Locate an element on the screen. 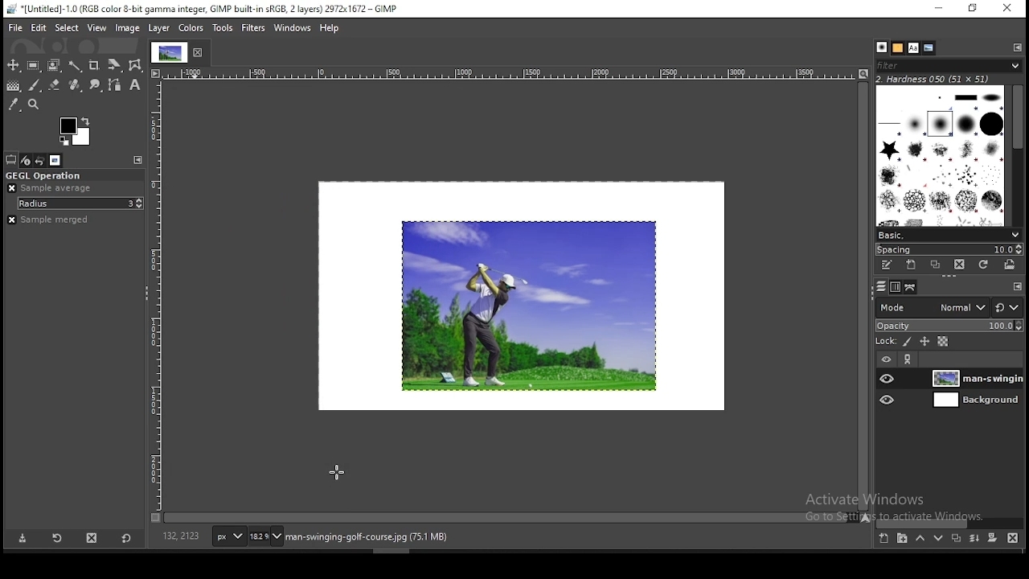  eraser tool is located at coordinates (76, 86).